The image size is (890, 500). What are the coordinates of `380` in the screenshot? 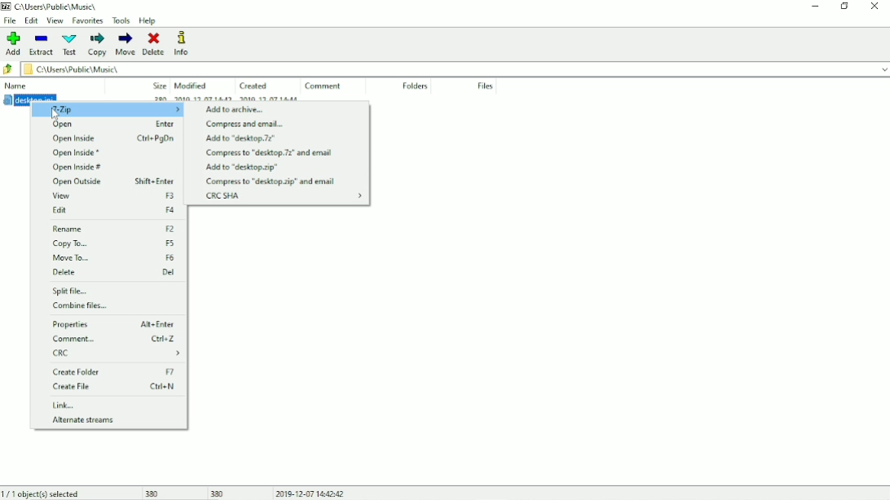 It's located at (218, 493).